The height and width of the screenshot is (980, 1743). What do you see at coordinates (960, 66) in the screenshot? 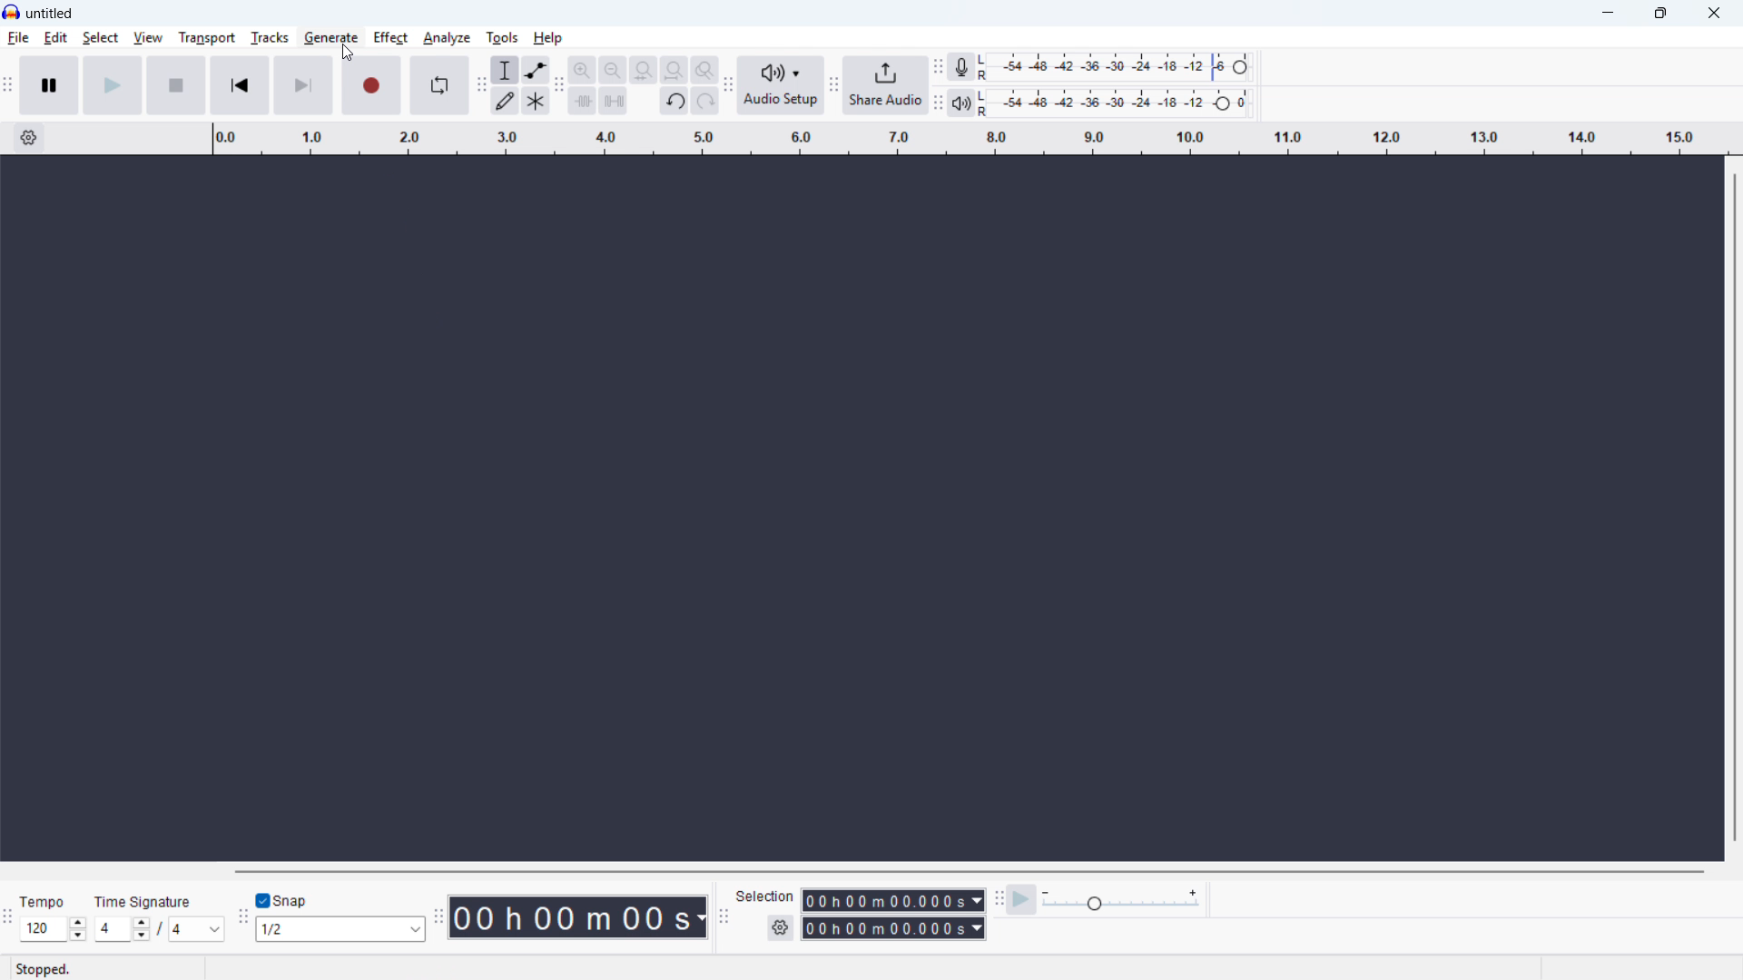
I see `Recording metre ` at bounding box center [960, 66].